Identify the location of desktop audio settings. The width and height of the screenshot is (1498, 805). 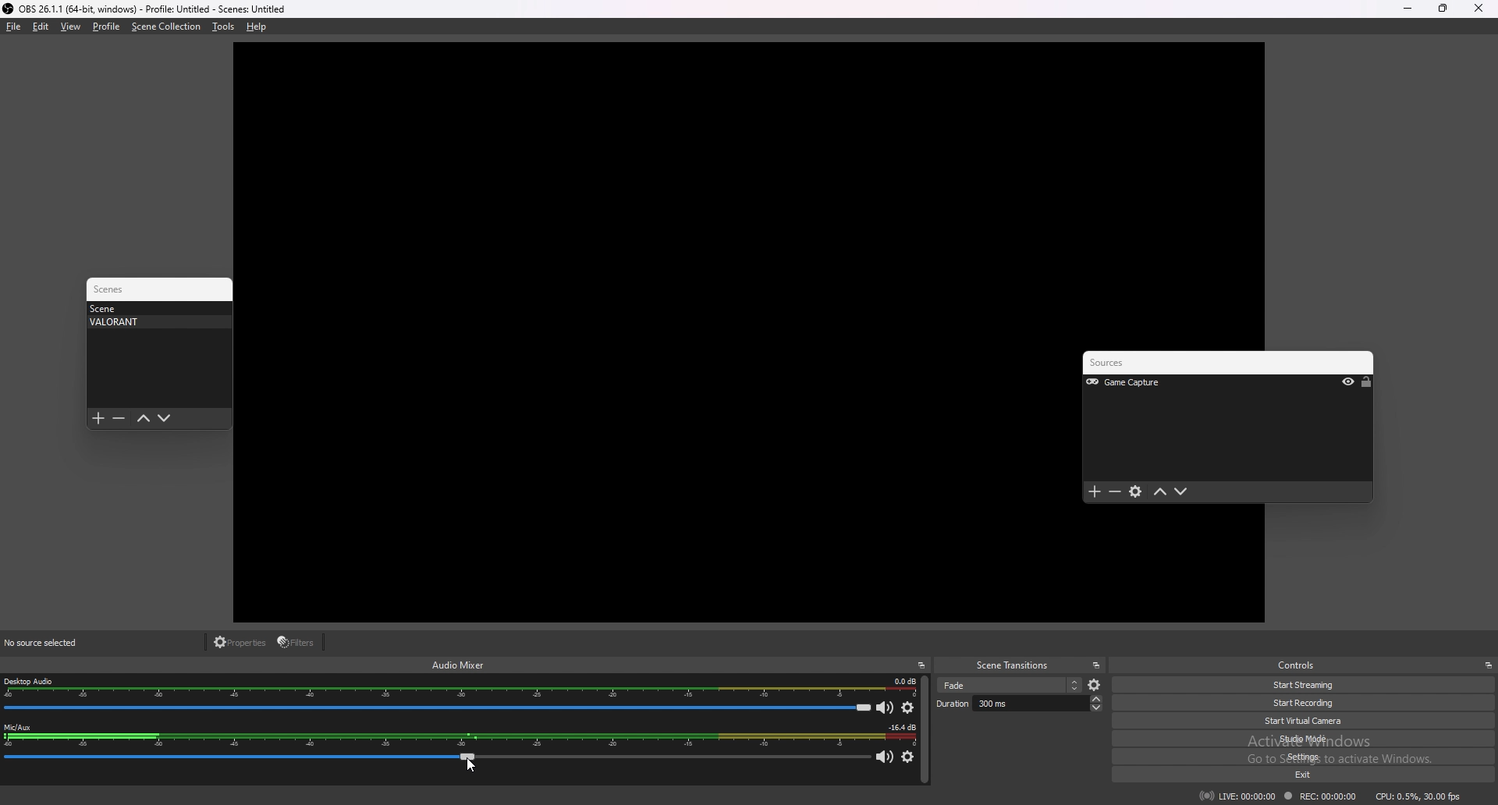
(908, 707).